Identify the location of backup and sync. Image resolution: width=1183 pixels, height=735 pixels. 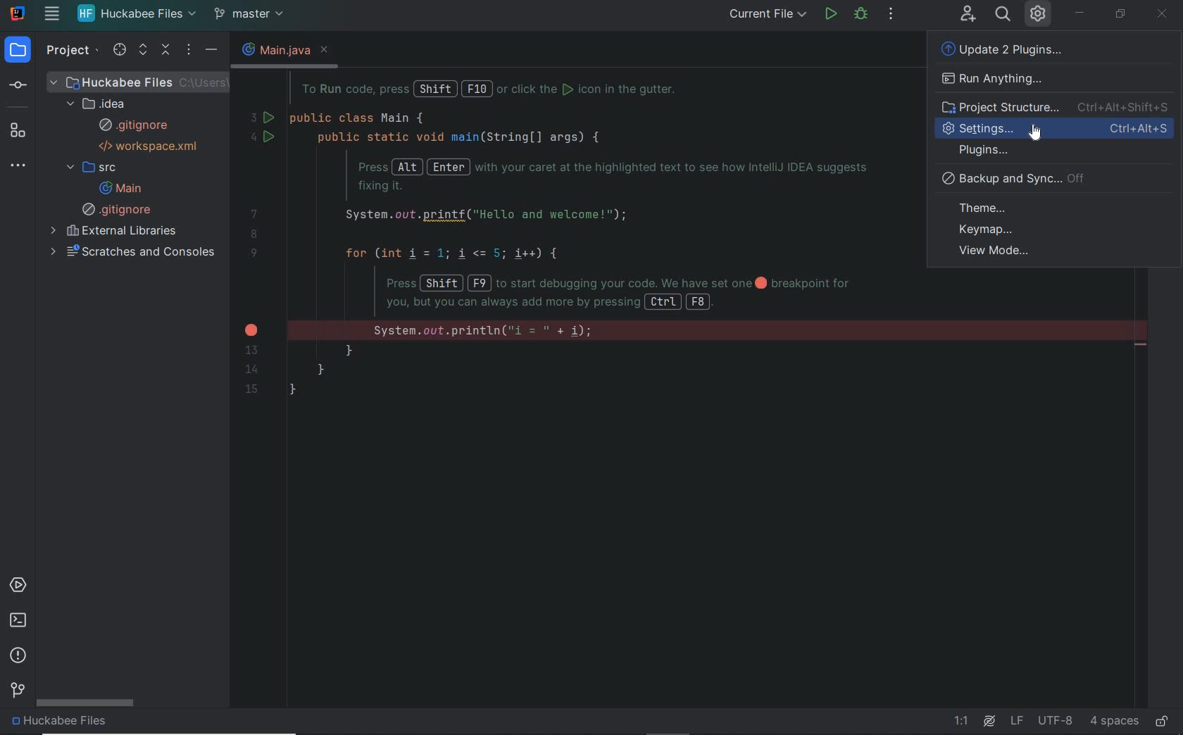
(1054, 179).